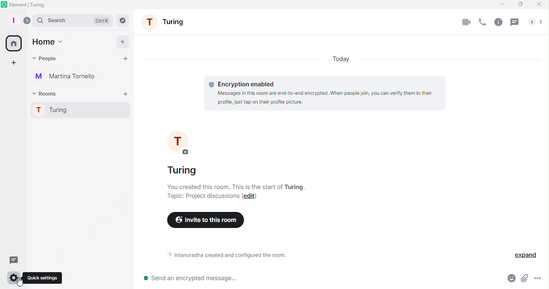  I want to click on Quick settings, so click(14, 279).